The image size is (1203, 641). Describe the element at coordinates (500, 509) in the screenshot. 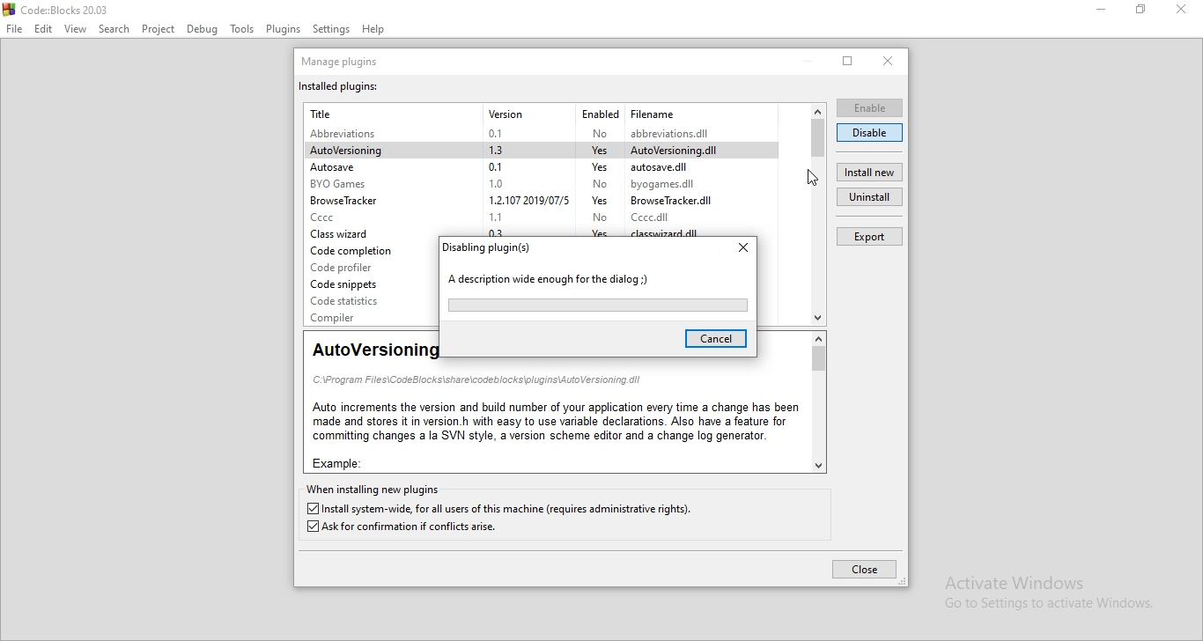

I see `Install system-wide, for all users of this machine (requires administrative rights).` at that location.